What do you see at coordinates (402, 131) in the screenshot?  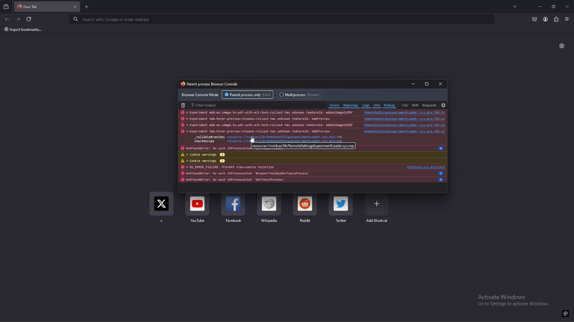 I see `source` at bounding box center [402, 131].